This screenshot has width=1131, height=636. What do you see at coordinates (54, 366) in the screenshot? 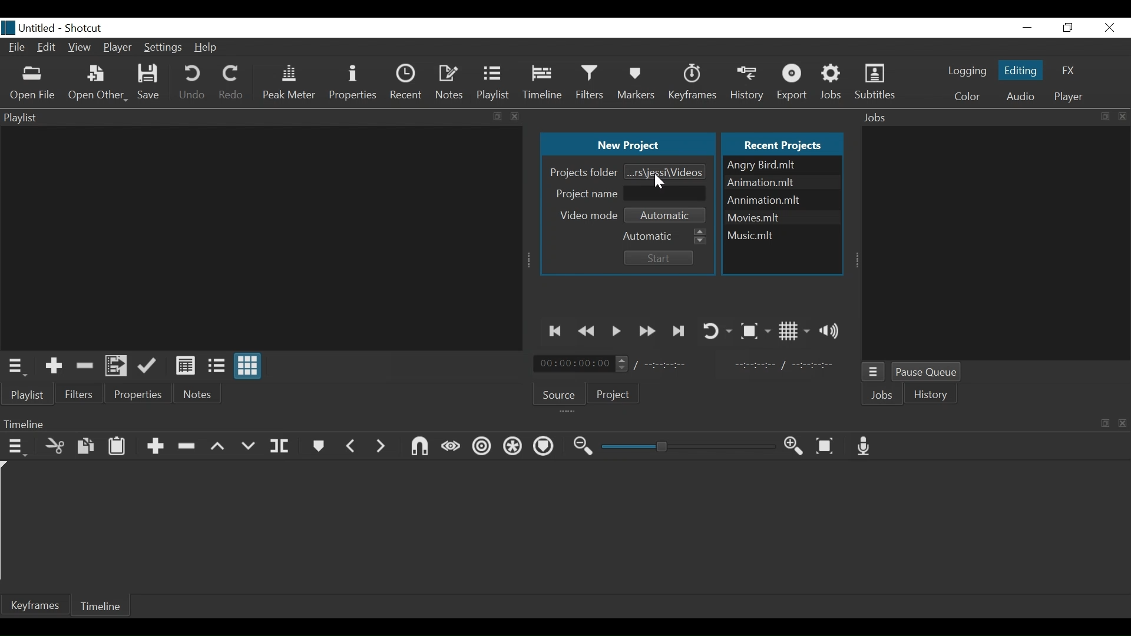
I see `Add the Source to the playlist` at bounding box center [54, 366].